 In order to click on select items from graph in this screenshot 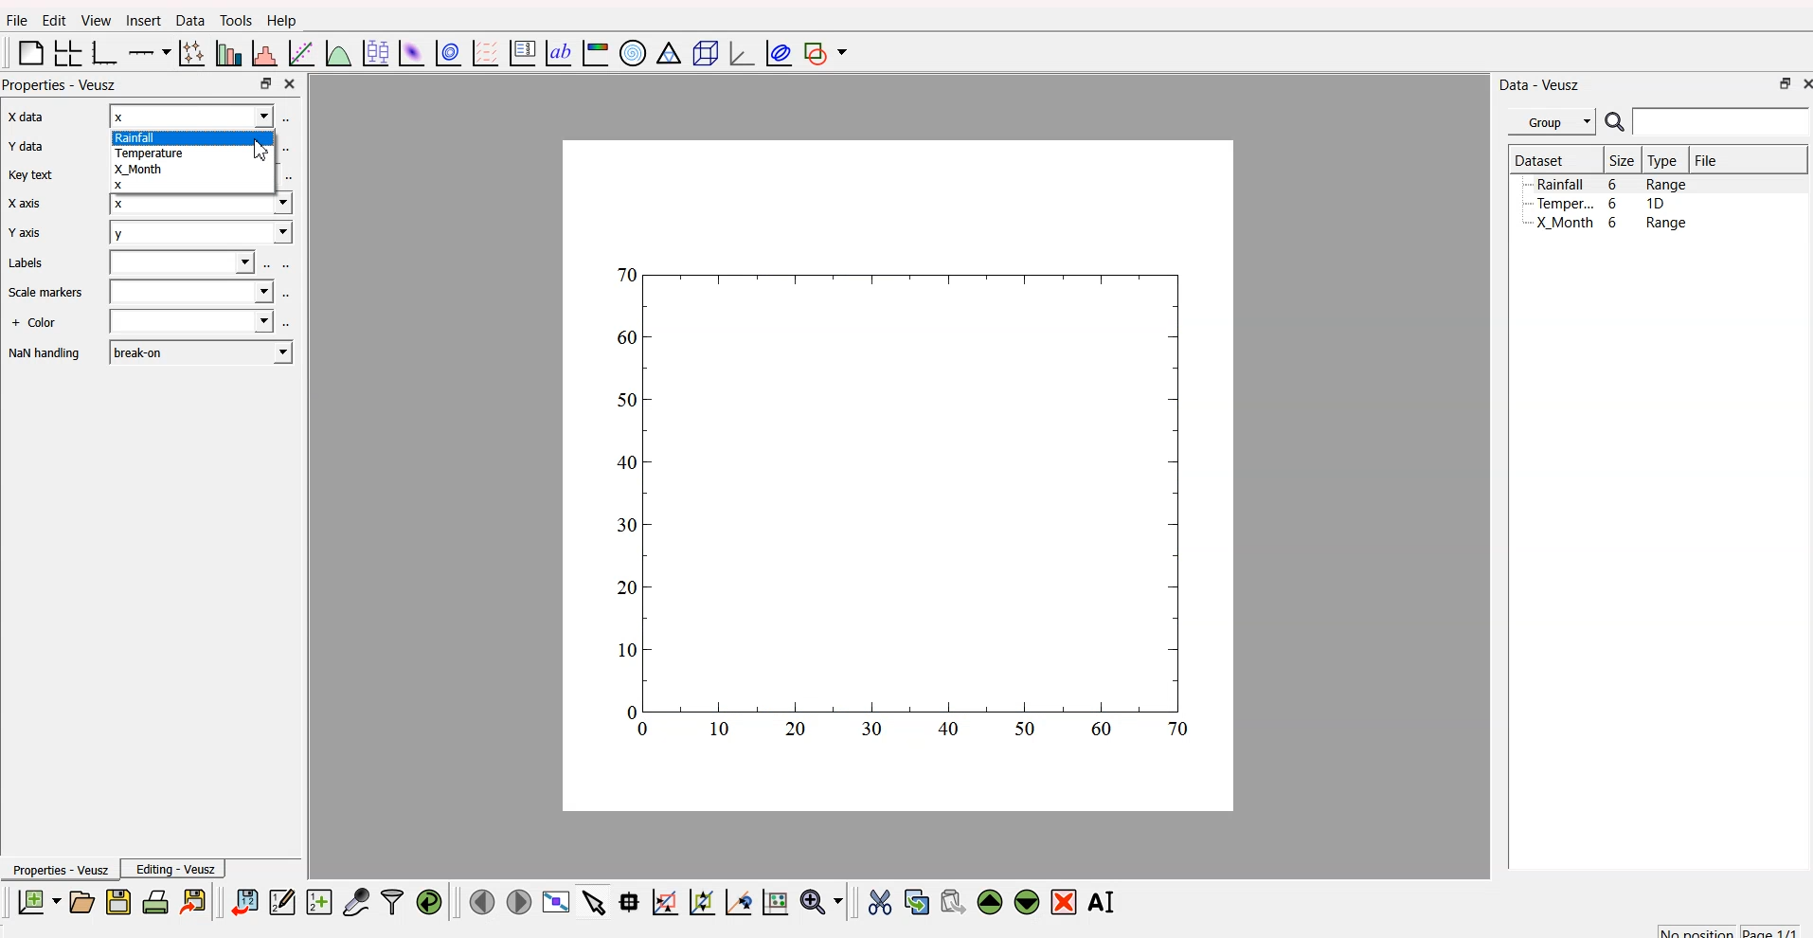, I will do `click(592, 904)`.